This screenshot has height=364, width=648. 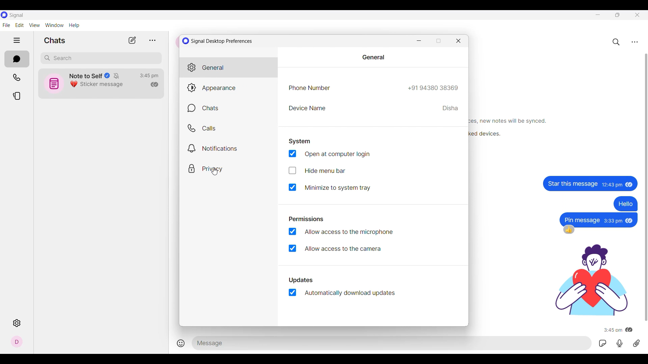 What do you see at coordinates (317, 171) in the screenshot?
I see `Toggle for Hide menu bar` at bounding box center [317, 171].